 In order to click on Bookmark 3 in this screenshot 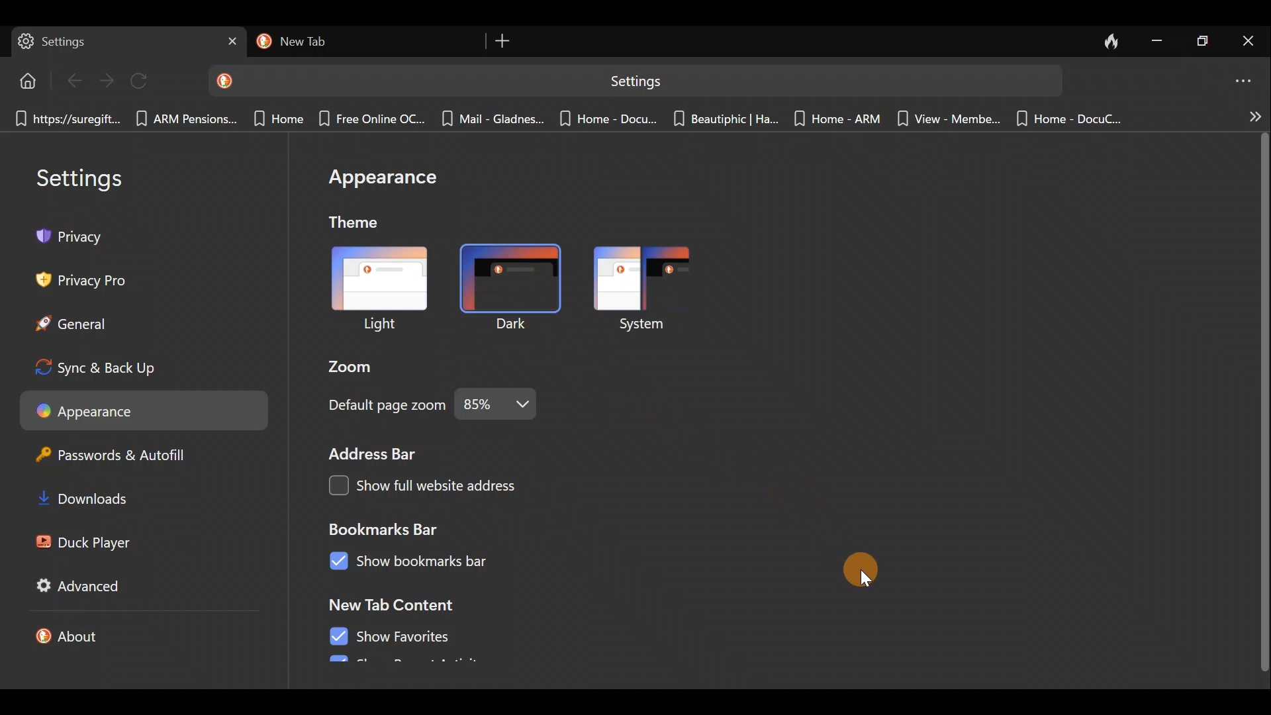, I will do `click(275, 117)`.